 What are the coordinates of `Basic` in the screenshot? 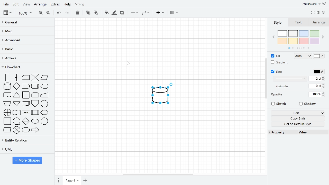 It's located at (26, 49).